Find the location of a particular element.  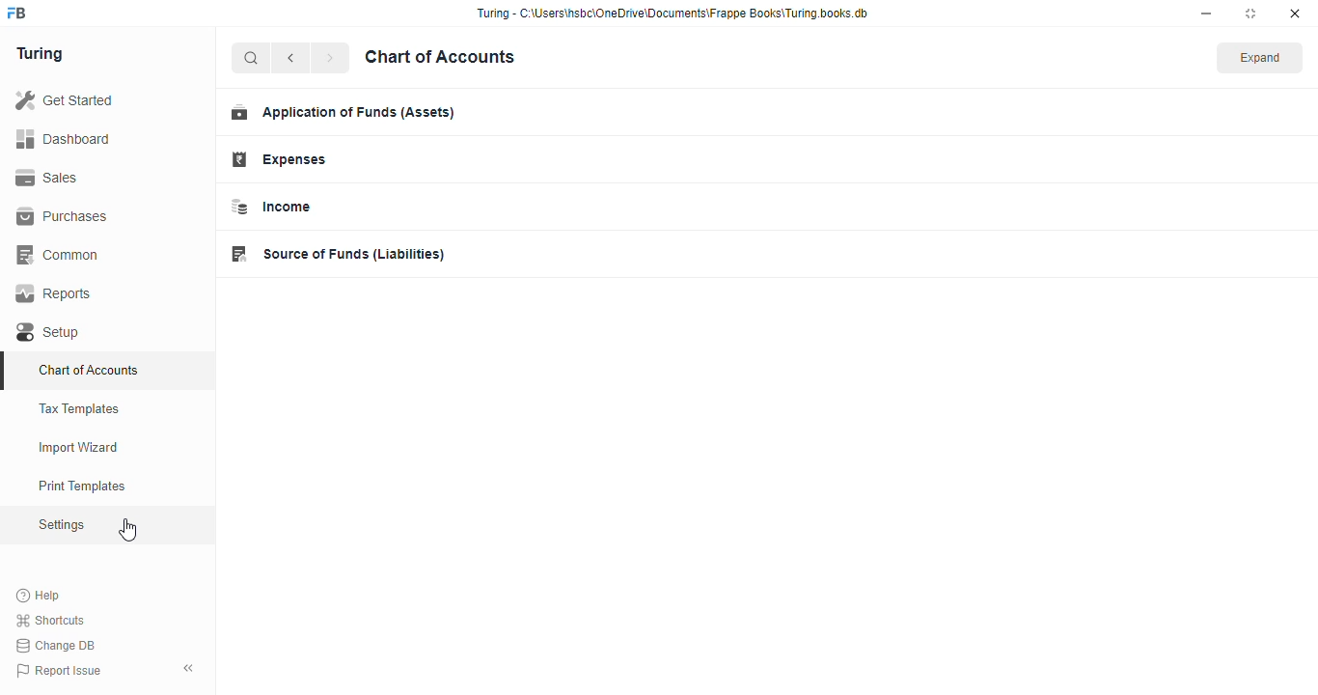

import wizard is located at coordinates (79, 448).